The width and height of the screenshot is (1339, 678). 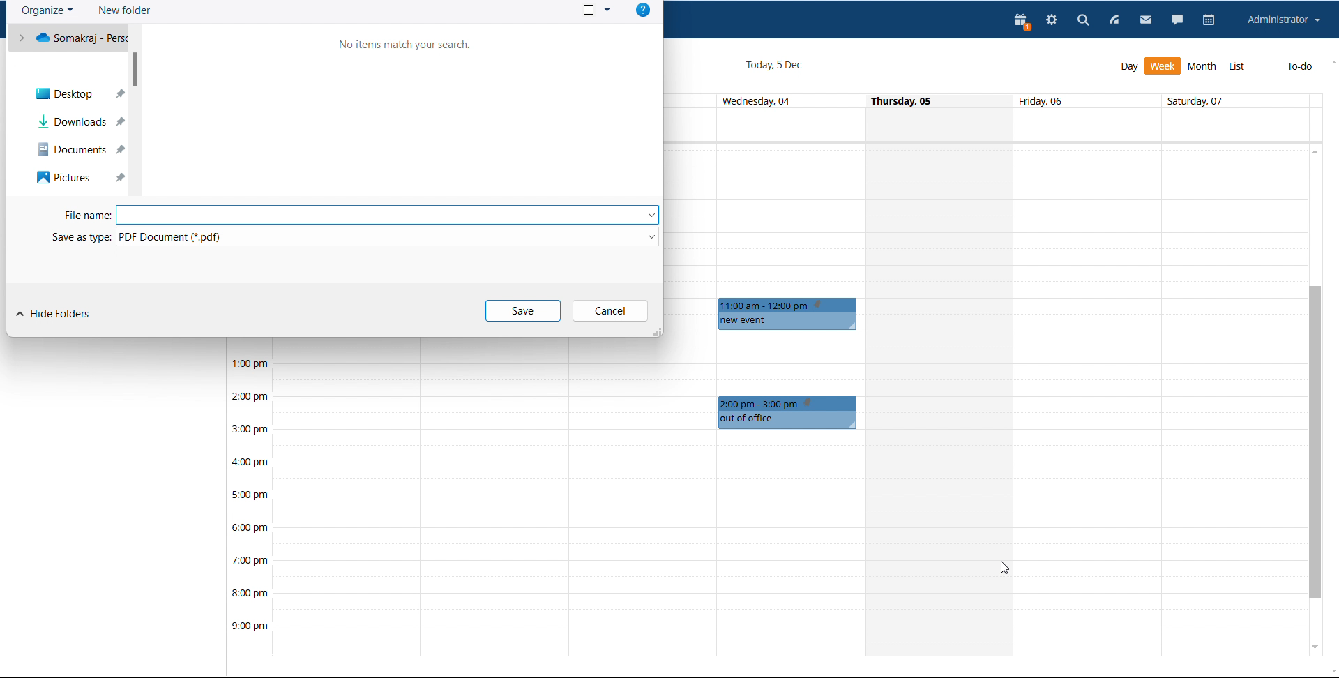 I want to click on days, so click(x=985, y=101).